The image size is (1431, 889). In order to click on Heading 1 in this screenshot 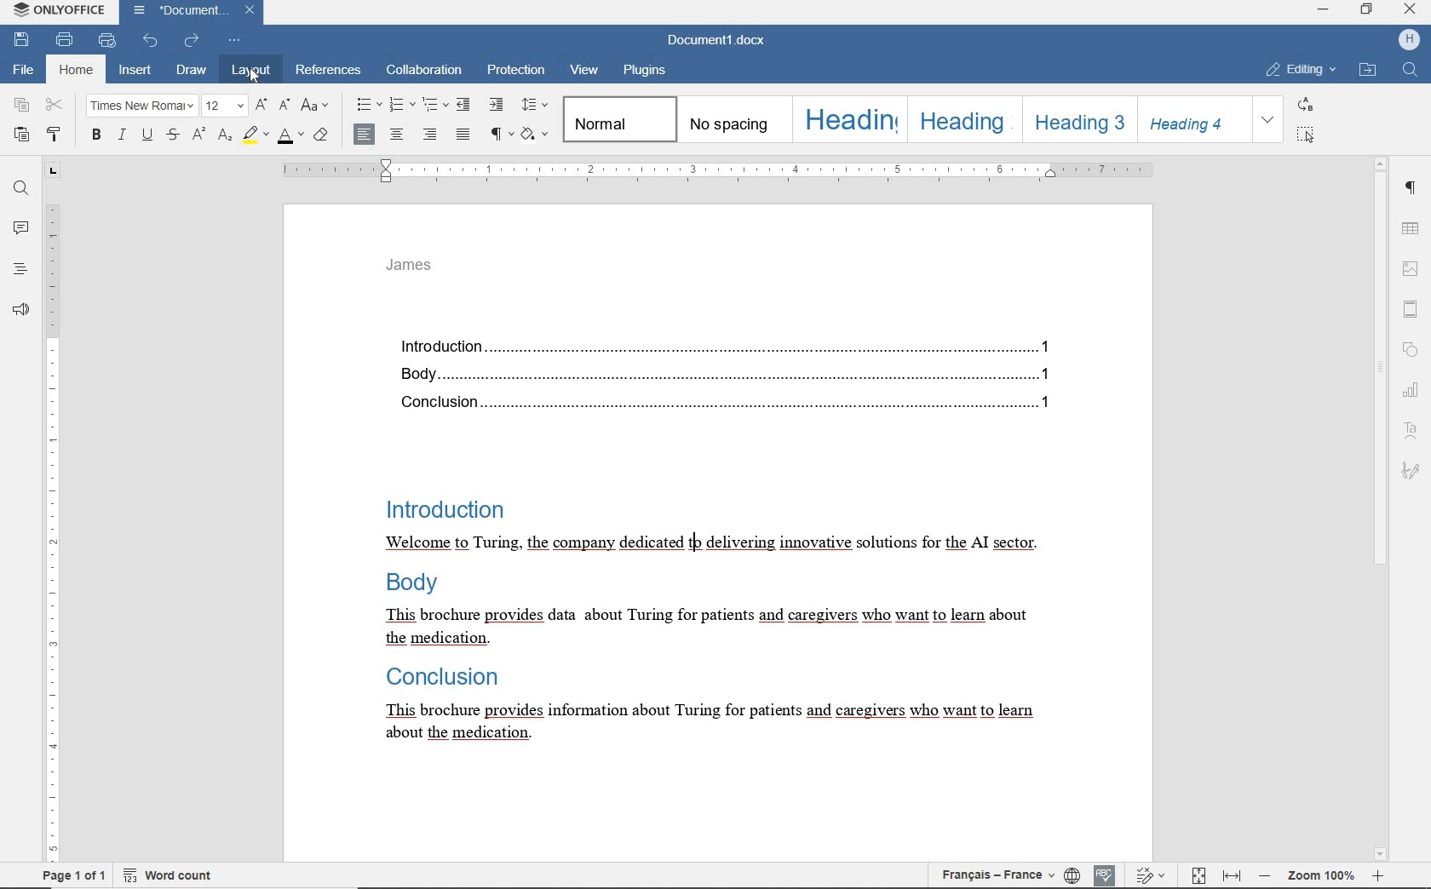, I will do `click(847, 116)`.